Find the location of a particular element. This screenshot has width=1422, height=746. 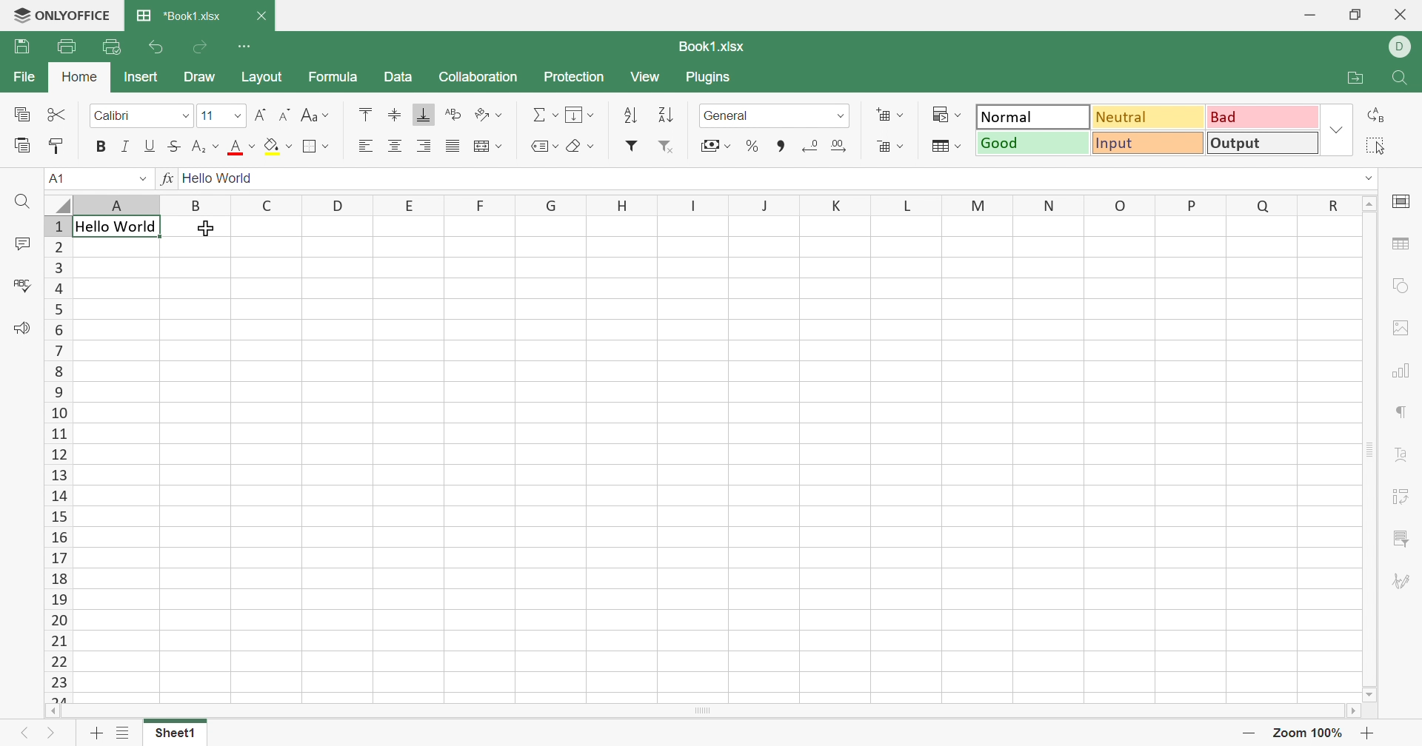

Scroll bar is located at coordinates (700, 711).